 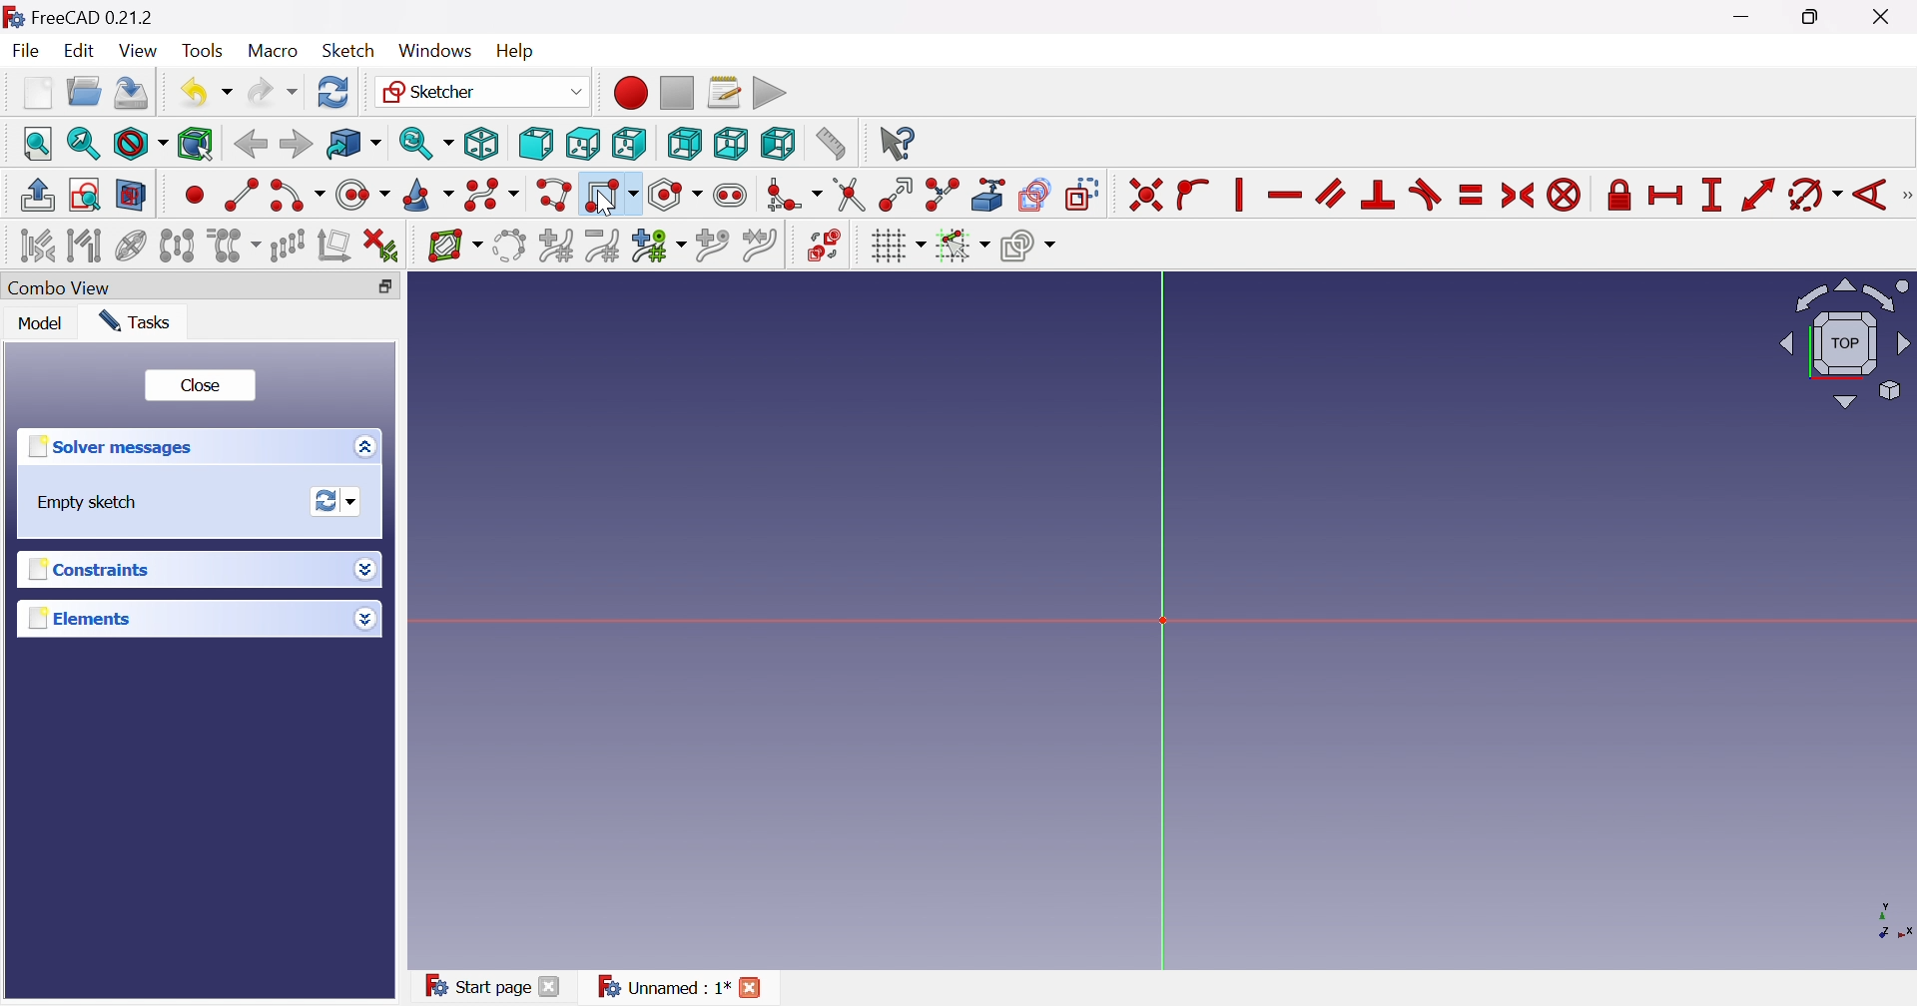 I want to click on Stop macro recording..., so click(x=679, y=92).